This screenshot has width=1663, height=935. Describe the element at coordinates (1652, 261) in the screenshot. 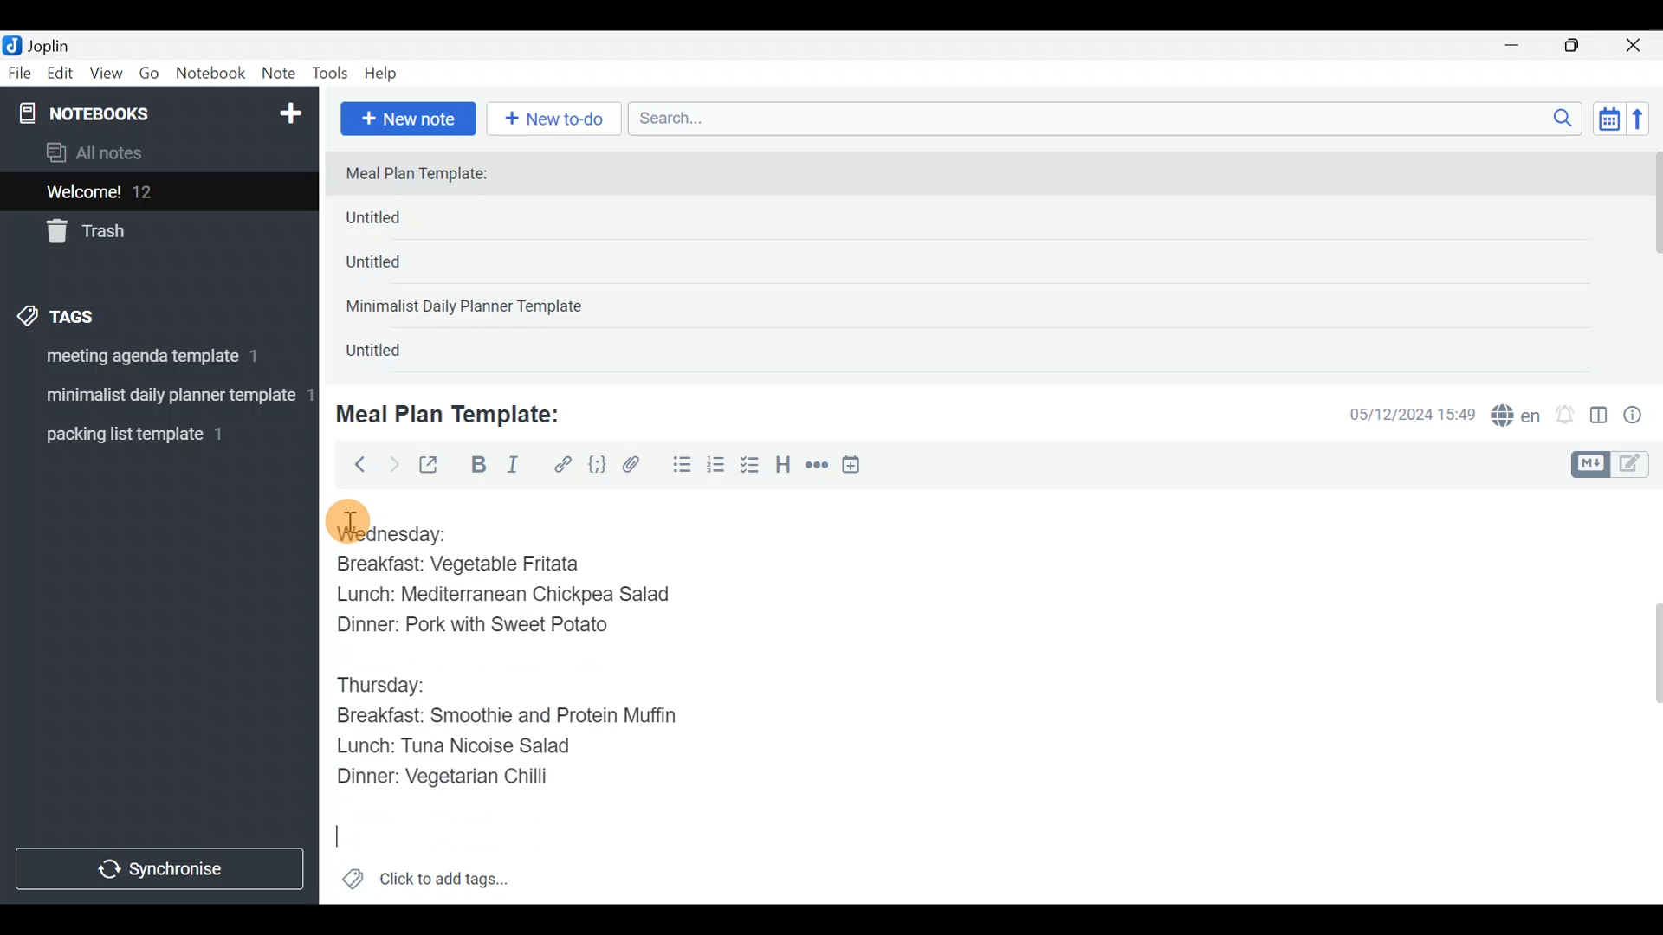

I see `scroll bar` at that location.